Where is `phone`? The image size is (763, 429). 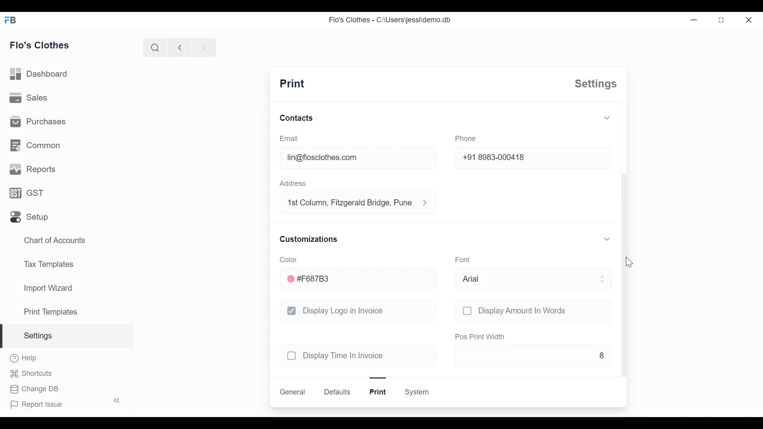 phone is located at coordinates (466, 139).